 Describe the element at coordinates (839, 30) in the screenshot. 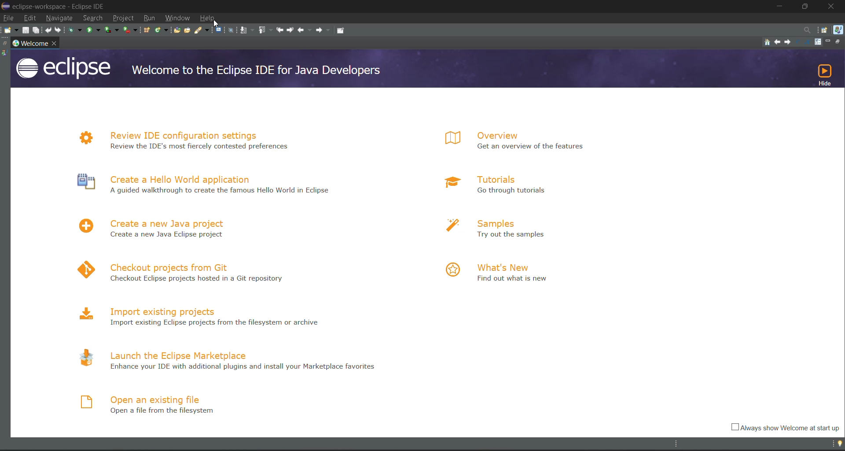

I see `java` at that location.